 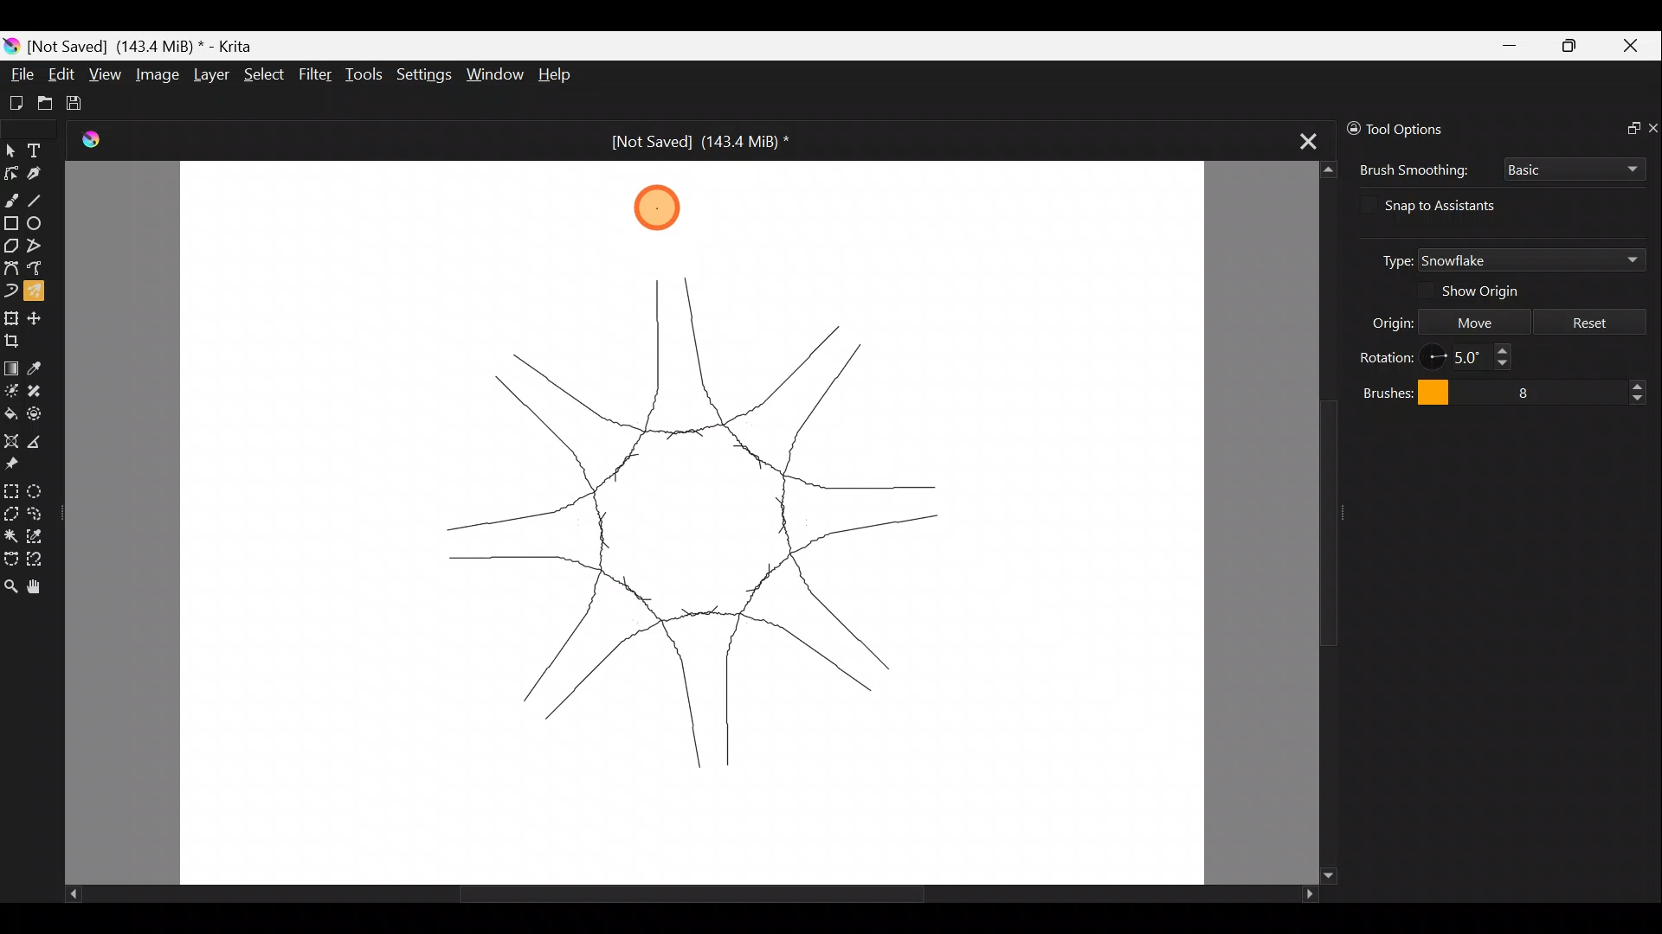 I want to click on Edit shapes tool, so click(x=10, y=173).